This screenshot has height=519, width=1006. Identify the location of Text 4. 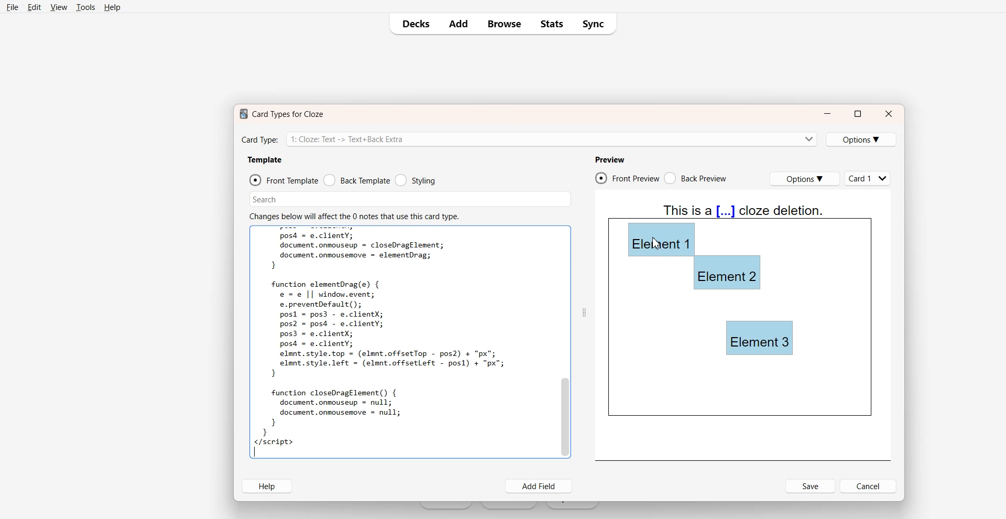
(744, 211).